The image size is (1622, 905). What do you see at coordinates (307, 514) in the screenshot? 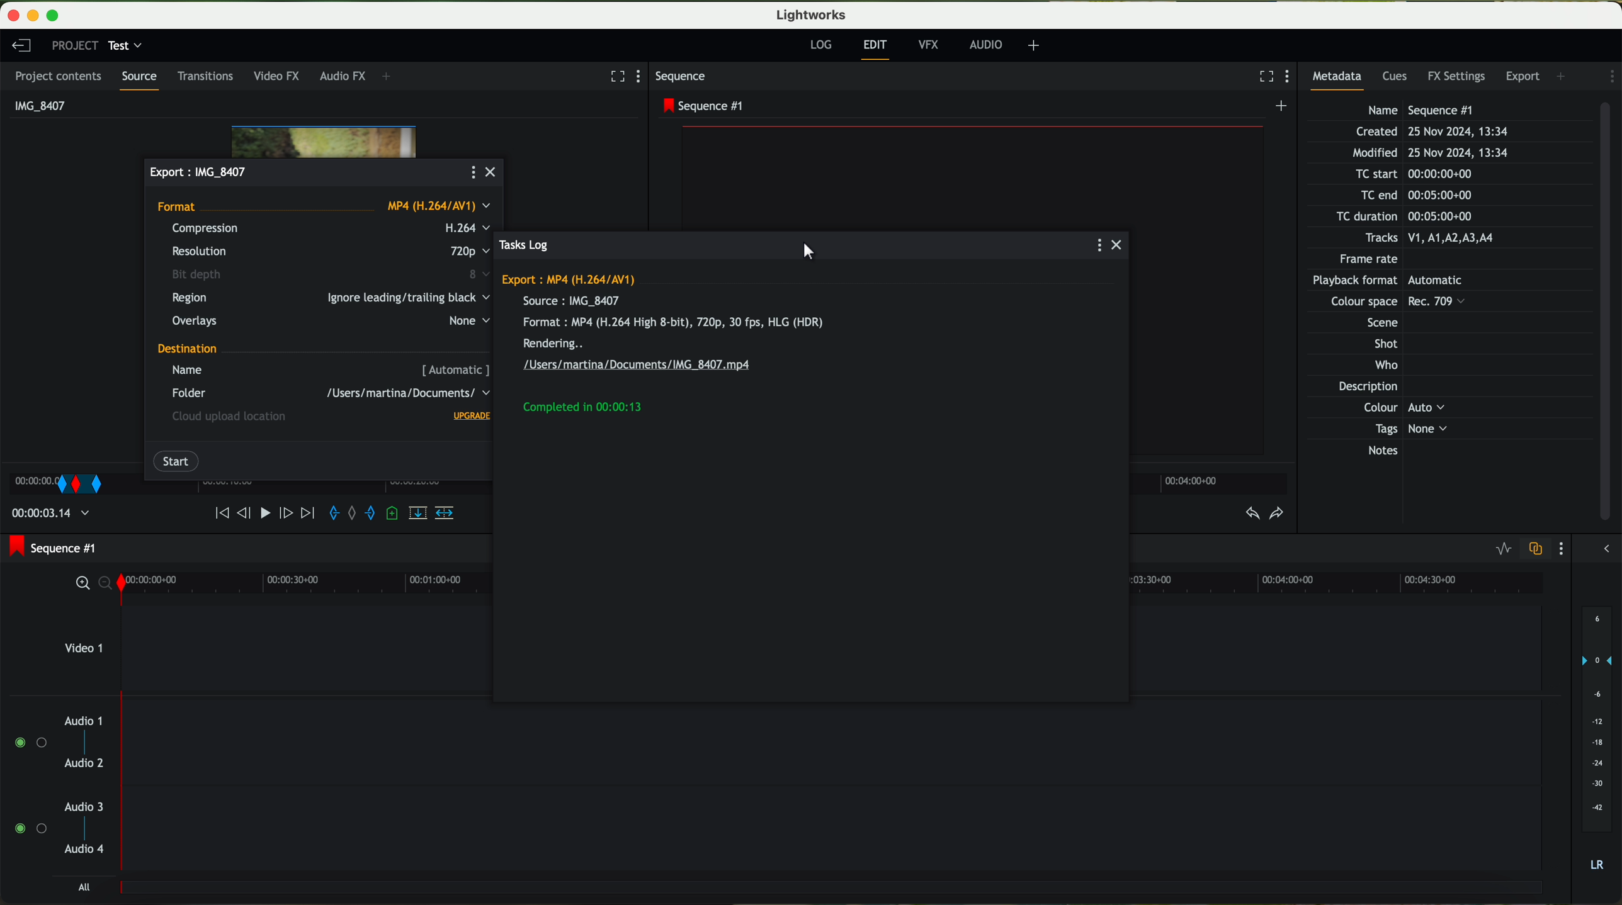
I see `move foward` at bounding box center [307, 514].